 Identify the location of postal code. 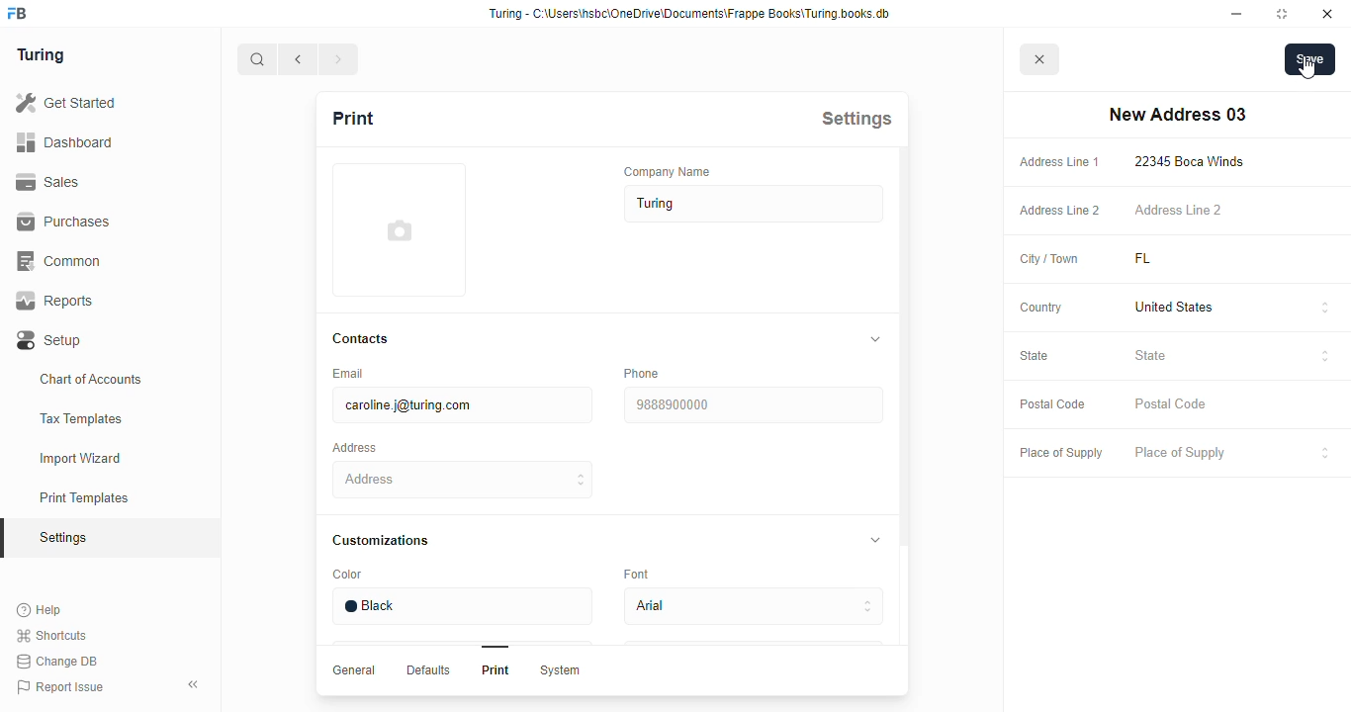
(1051, 404).